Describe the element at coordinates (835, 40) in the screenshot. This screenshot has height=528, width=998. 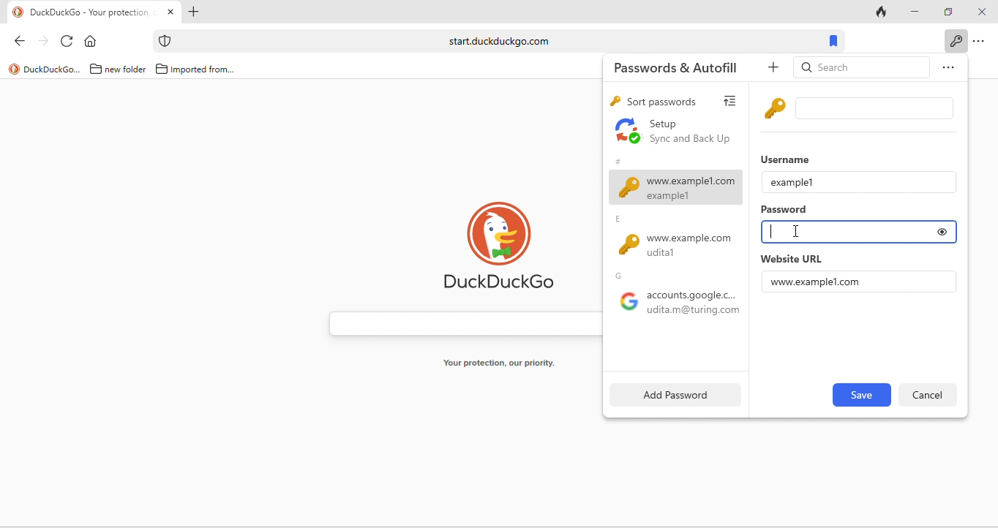
I see `bookmarks` at that location.